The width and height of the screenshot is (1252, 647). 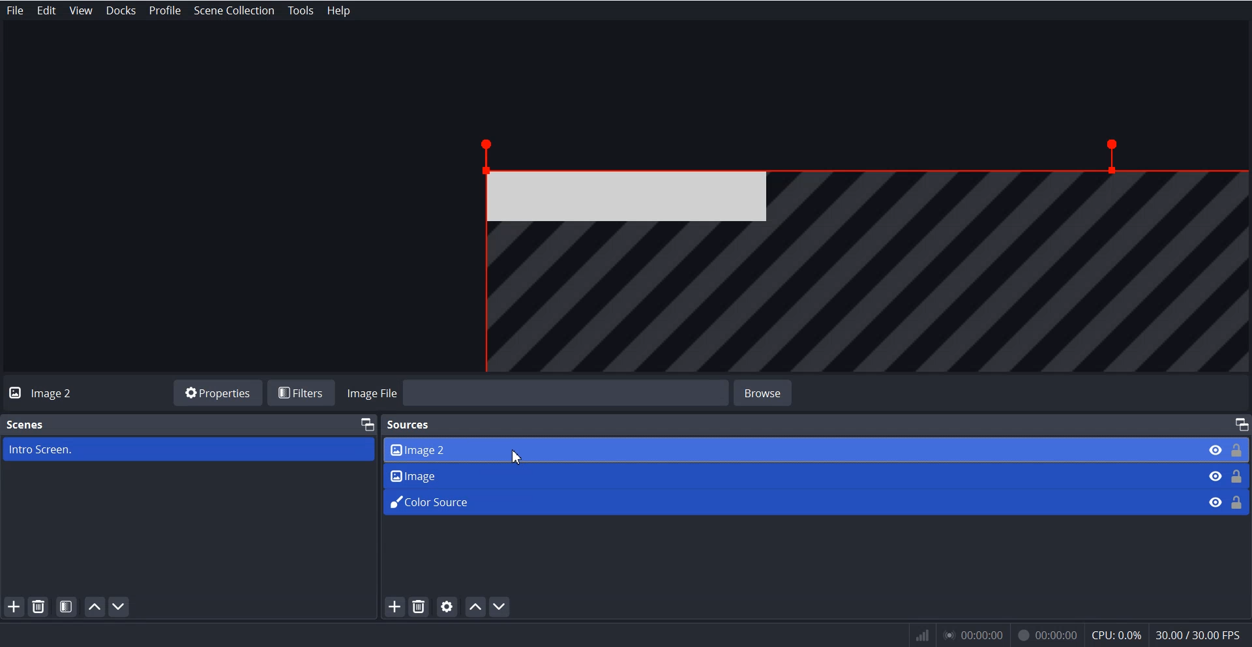 What do you see at coordinates (119, 10) in the screenshot?
I see `Docks` at bounding box center [119, 10].